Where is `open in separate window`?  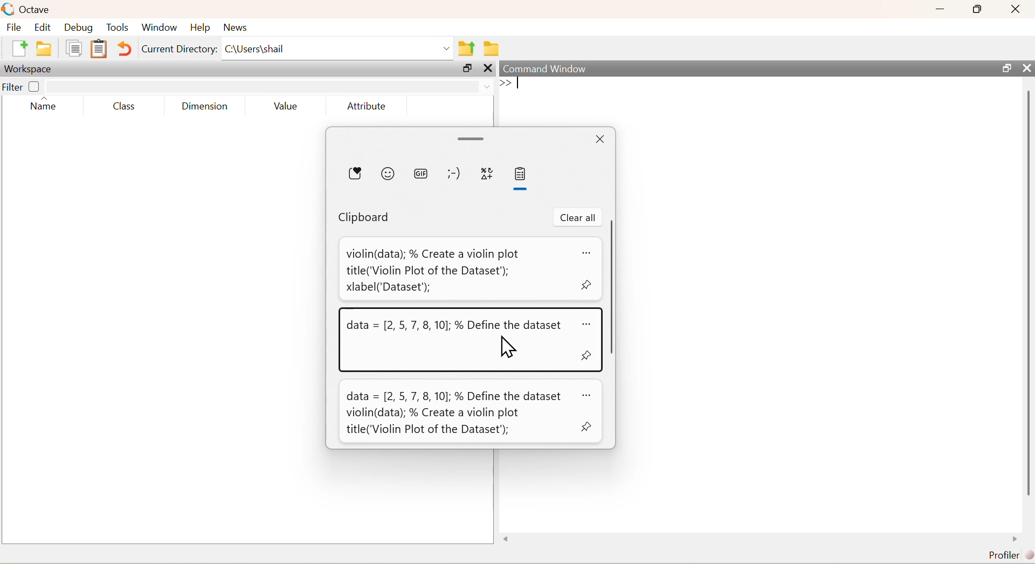
open in separate window is located at coordinates (1008, 68).